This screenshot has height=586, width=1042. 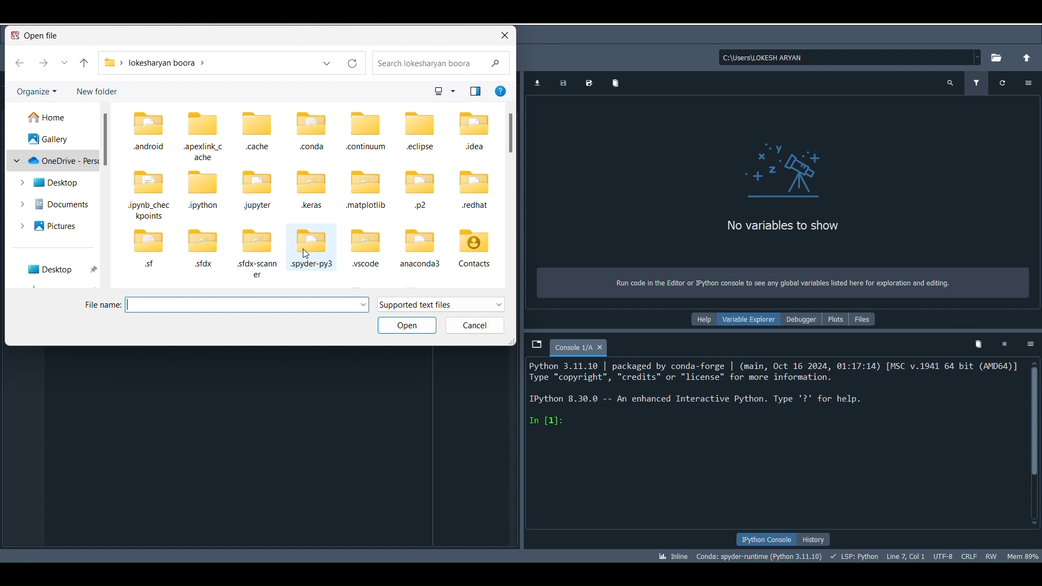 I want to click on Sidebar, so click(x=107, y=182).